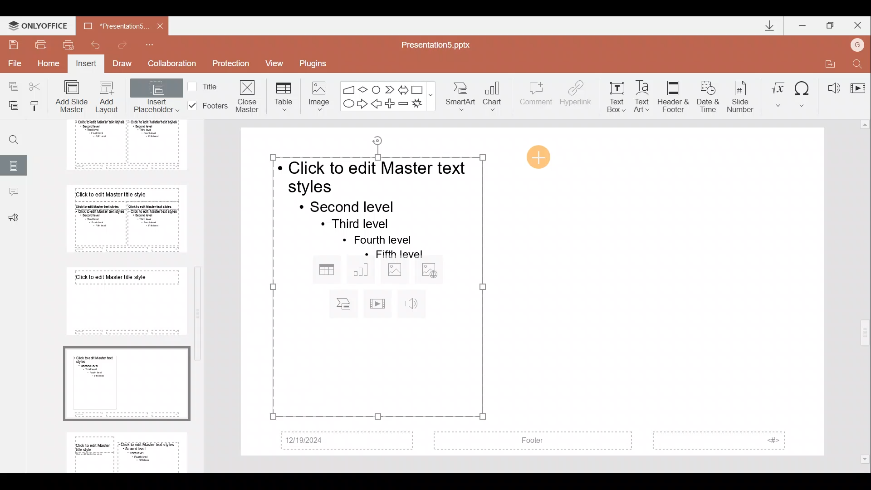 The width and height of the screenshot is (871, 490). What do you see at coordinates (830, 85) in the screenshot?
I see `Audio` at bounding box center [830, 85].